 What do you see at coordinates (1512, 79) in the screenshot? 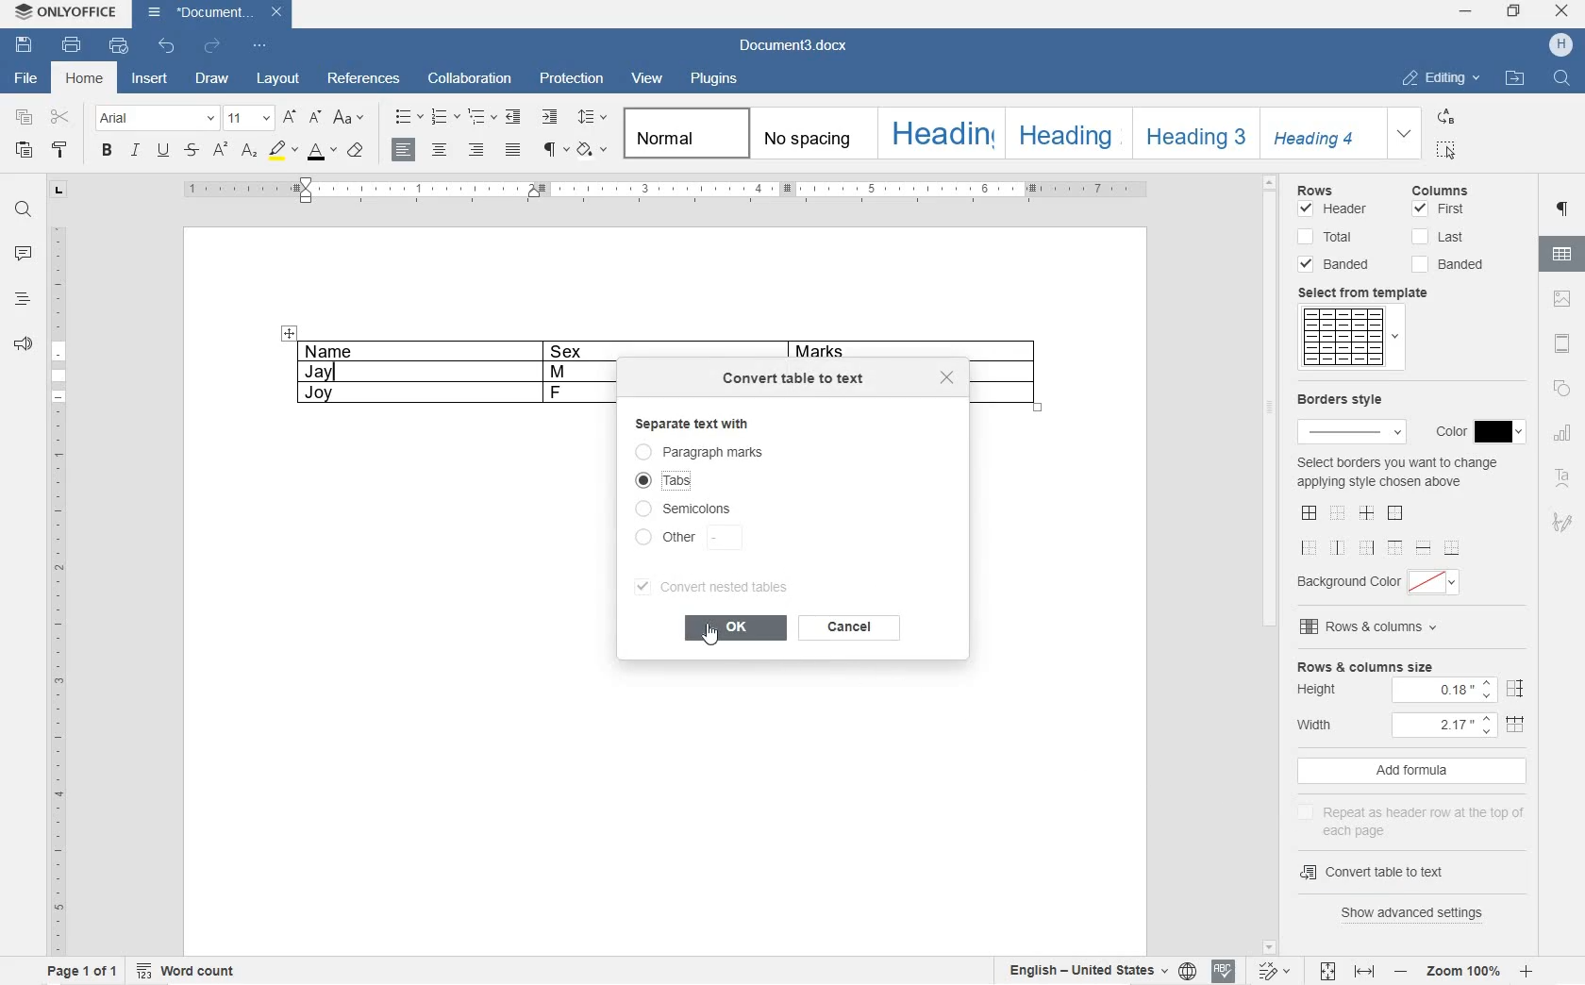
I see `OPEN FILE LOCATION` at bounding box center [1512, 79].